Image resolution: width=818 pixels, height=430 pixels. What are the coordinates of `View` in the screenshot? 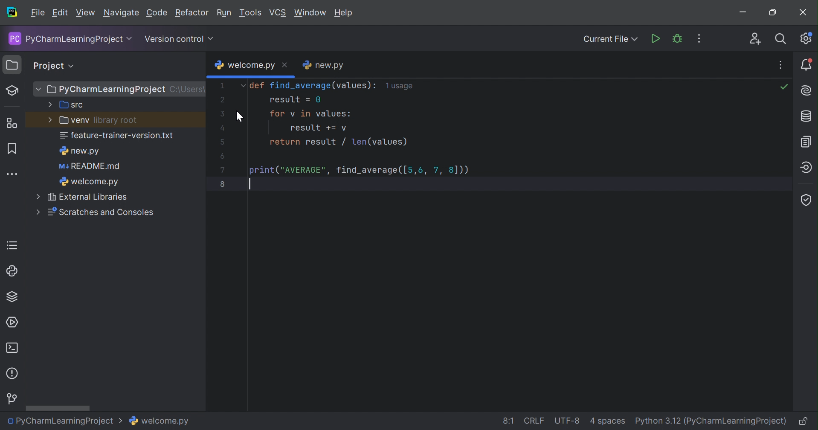 It's located at (84, 13).